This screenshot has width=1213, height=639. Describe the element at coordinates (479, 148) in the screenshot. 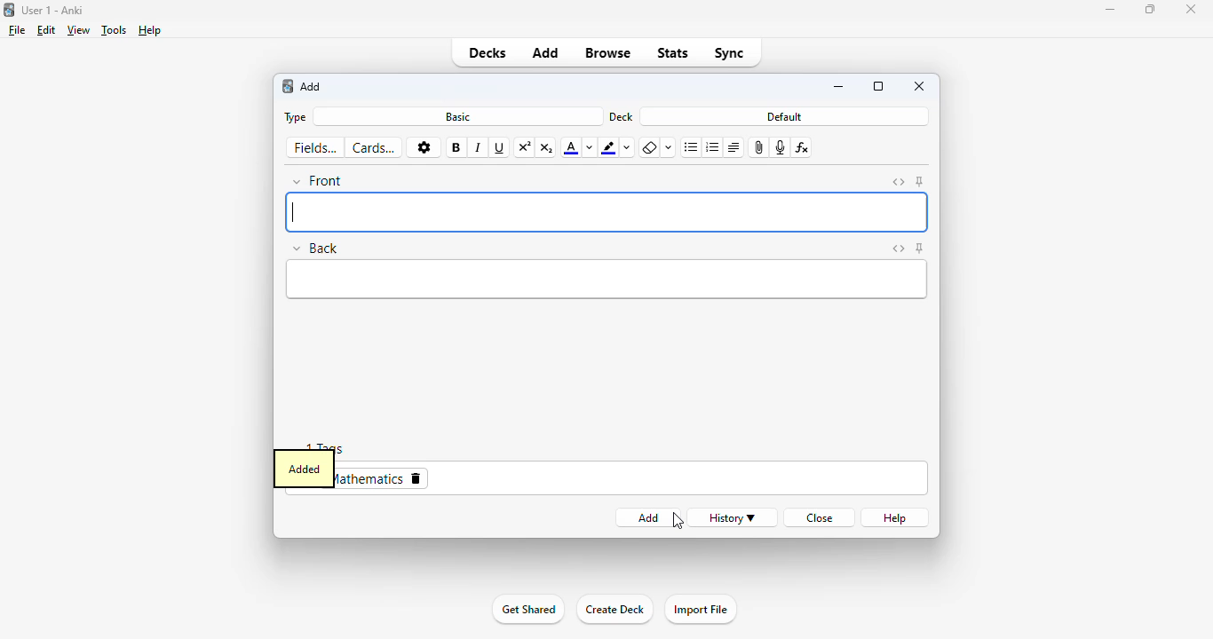

I see `italic` at that location.